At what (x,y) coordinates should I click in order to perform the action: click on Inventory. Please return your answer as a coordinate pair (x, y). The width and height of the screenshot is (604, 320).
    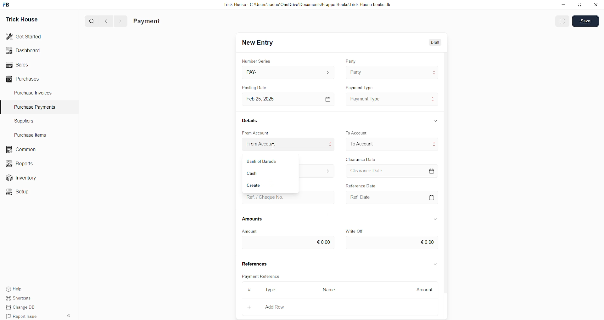
    Looking at the image, I should click on (25, 179).